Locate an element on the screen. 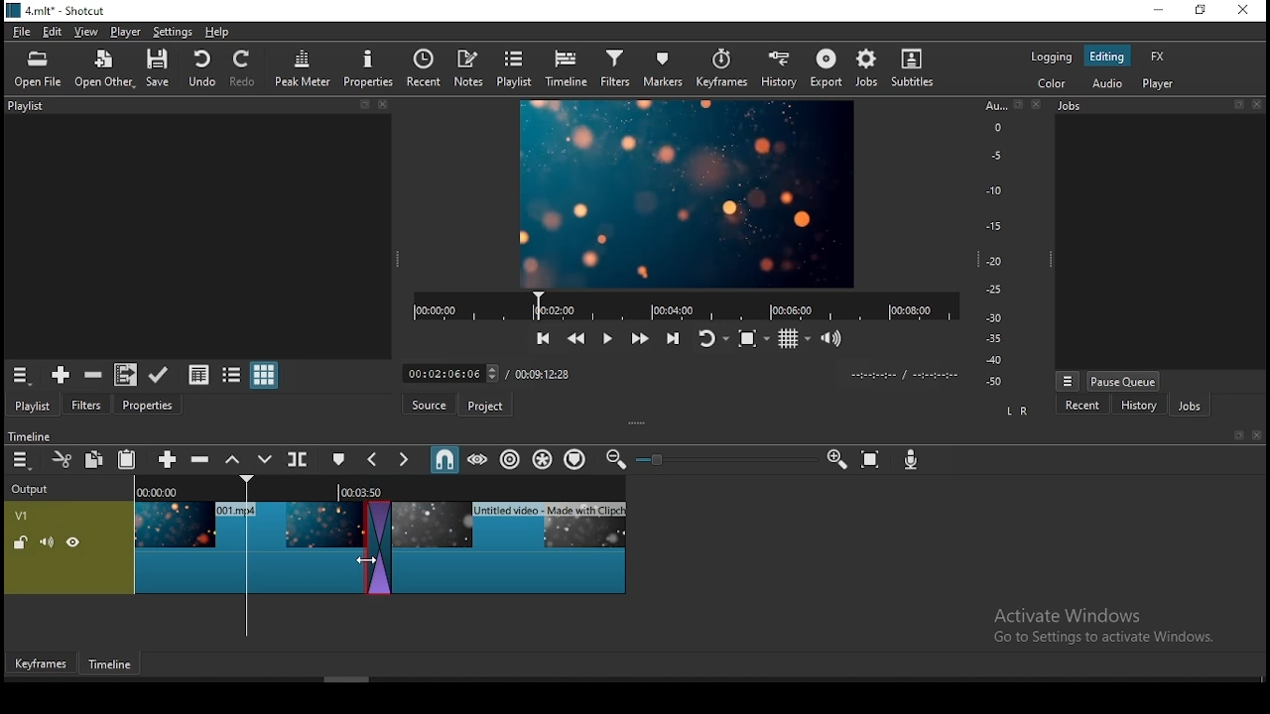  zoom in or zoom out slider is located at coordinates (719, 459).